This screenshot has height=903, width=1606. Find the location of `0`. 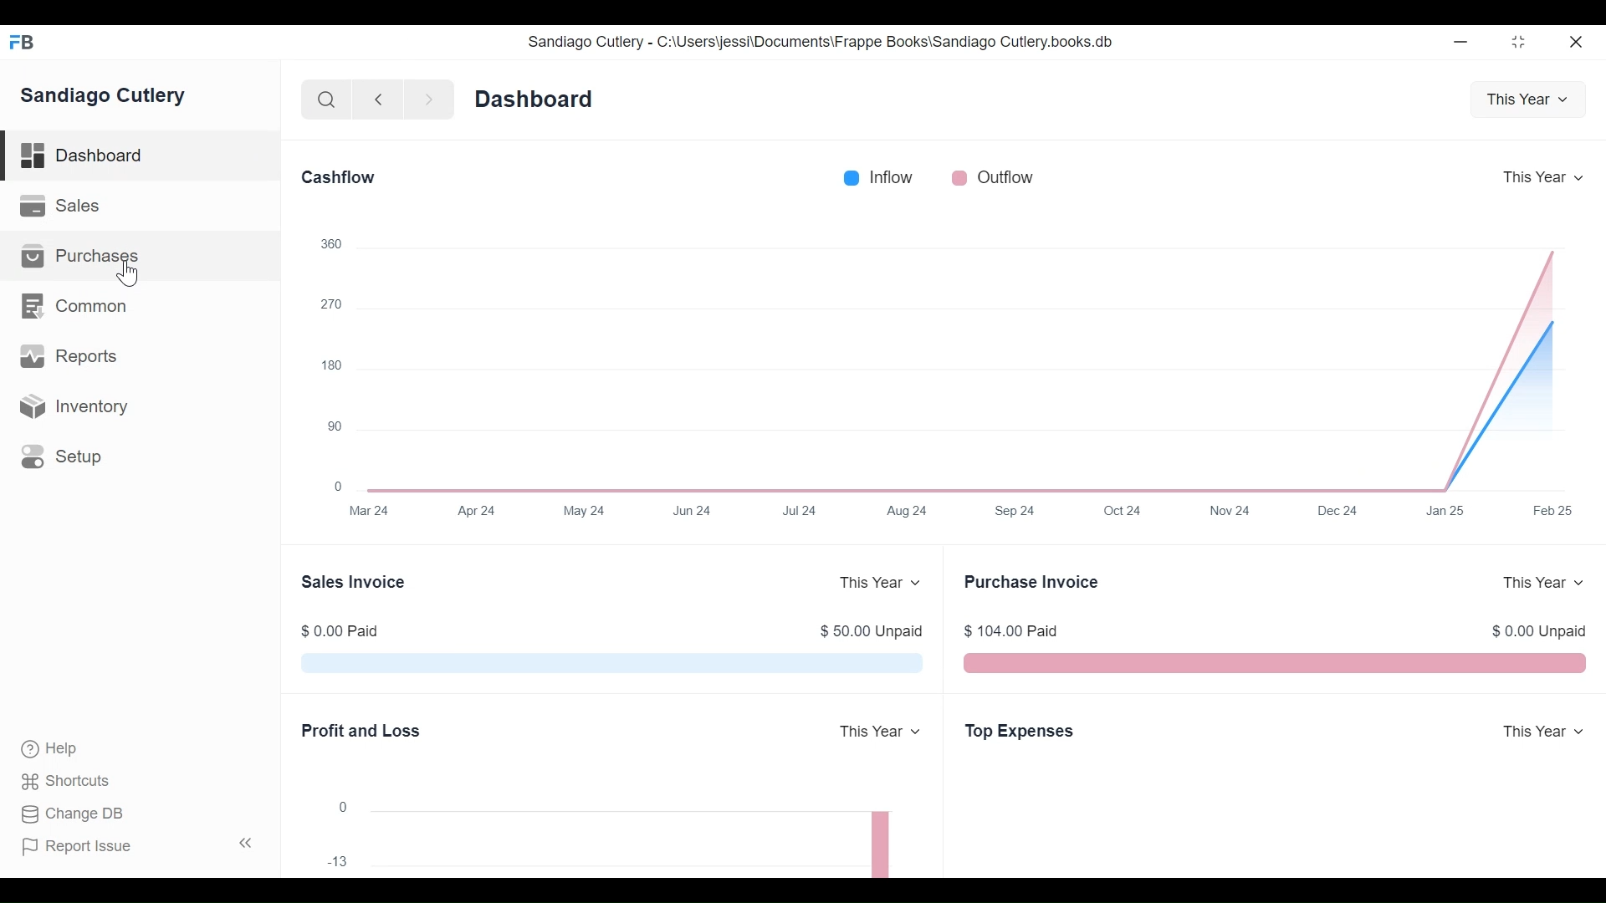

0 is located at coordinates (338, 487).